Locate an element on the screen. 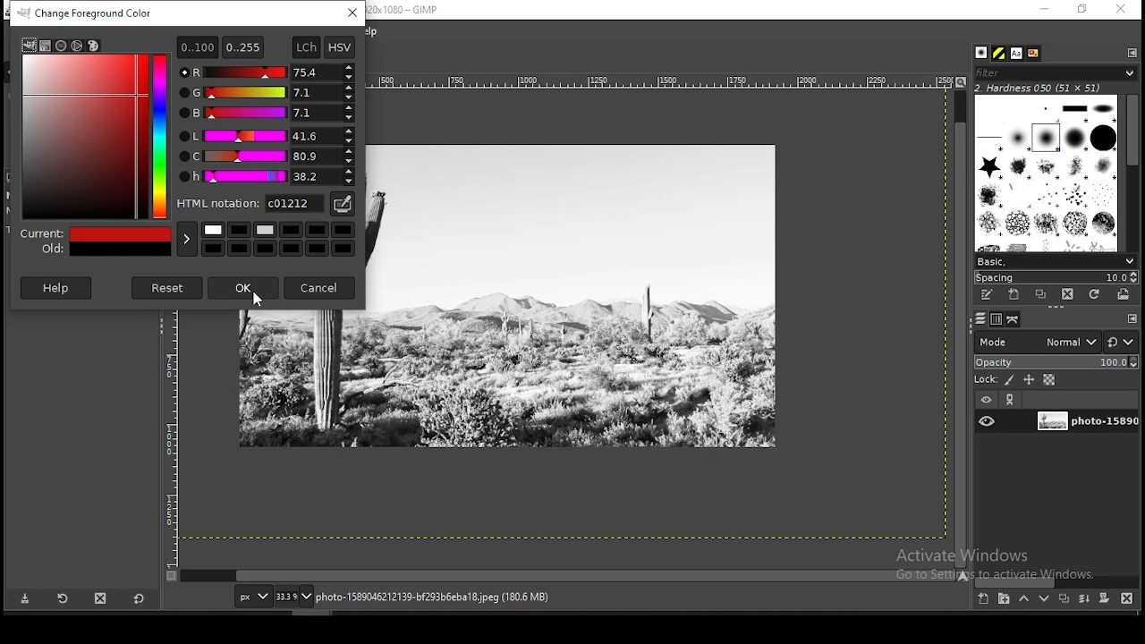  change foreground color is located at coordinates (86, 13).